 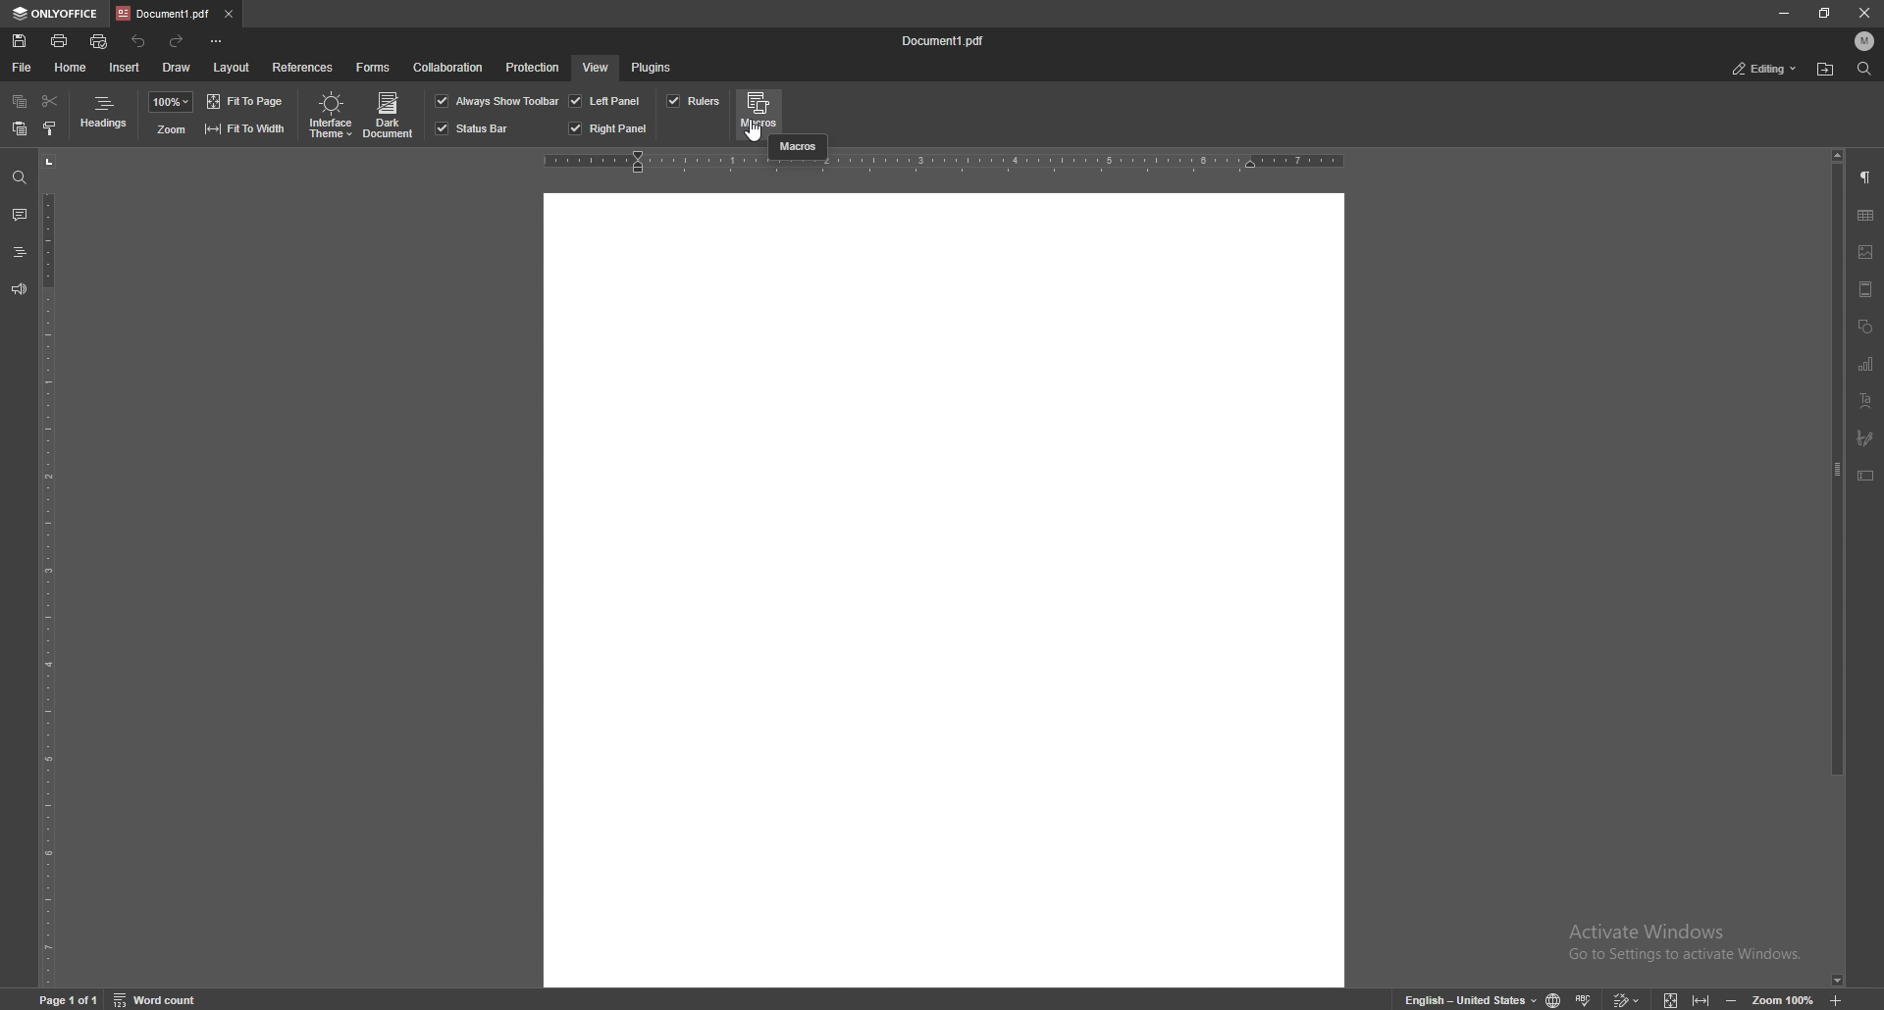 What do you see at coordinates (303, 66) in the screenshot?
I see `references` at bounding box center [303, 66].